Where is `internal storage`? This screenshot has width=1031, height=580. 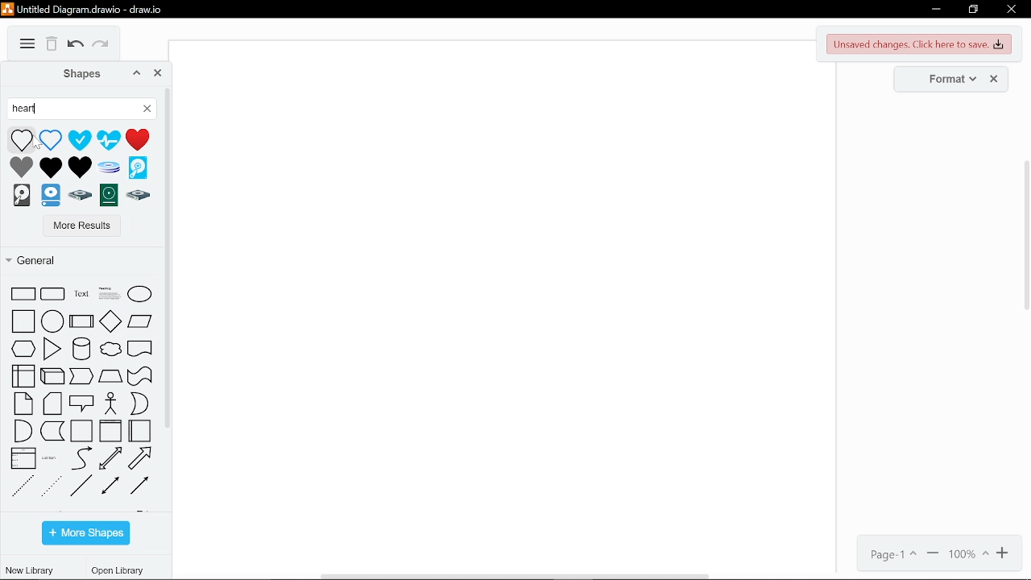 internal storage is located at coordinates (23, 375).